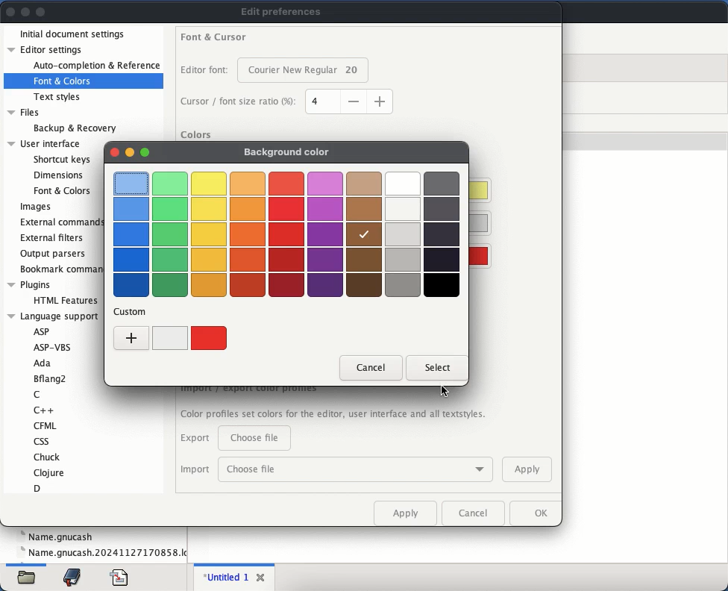 The height and width of the screenshot is (591, 728). Describe the element at coordinates (74, 576) in the screenshot. I see `bookmark` at that location.